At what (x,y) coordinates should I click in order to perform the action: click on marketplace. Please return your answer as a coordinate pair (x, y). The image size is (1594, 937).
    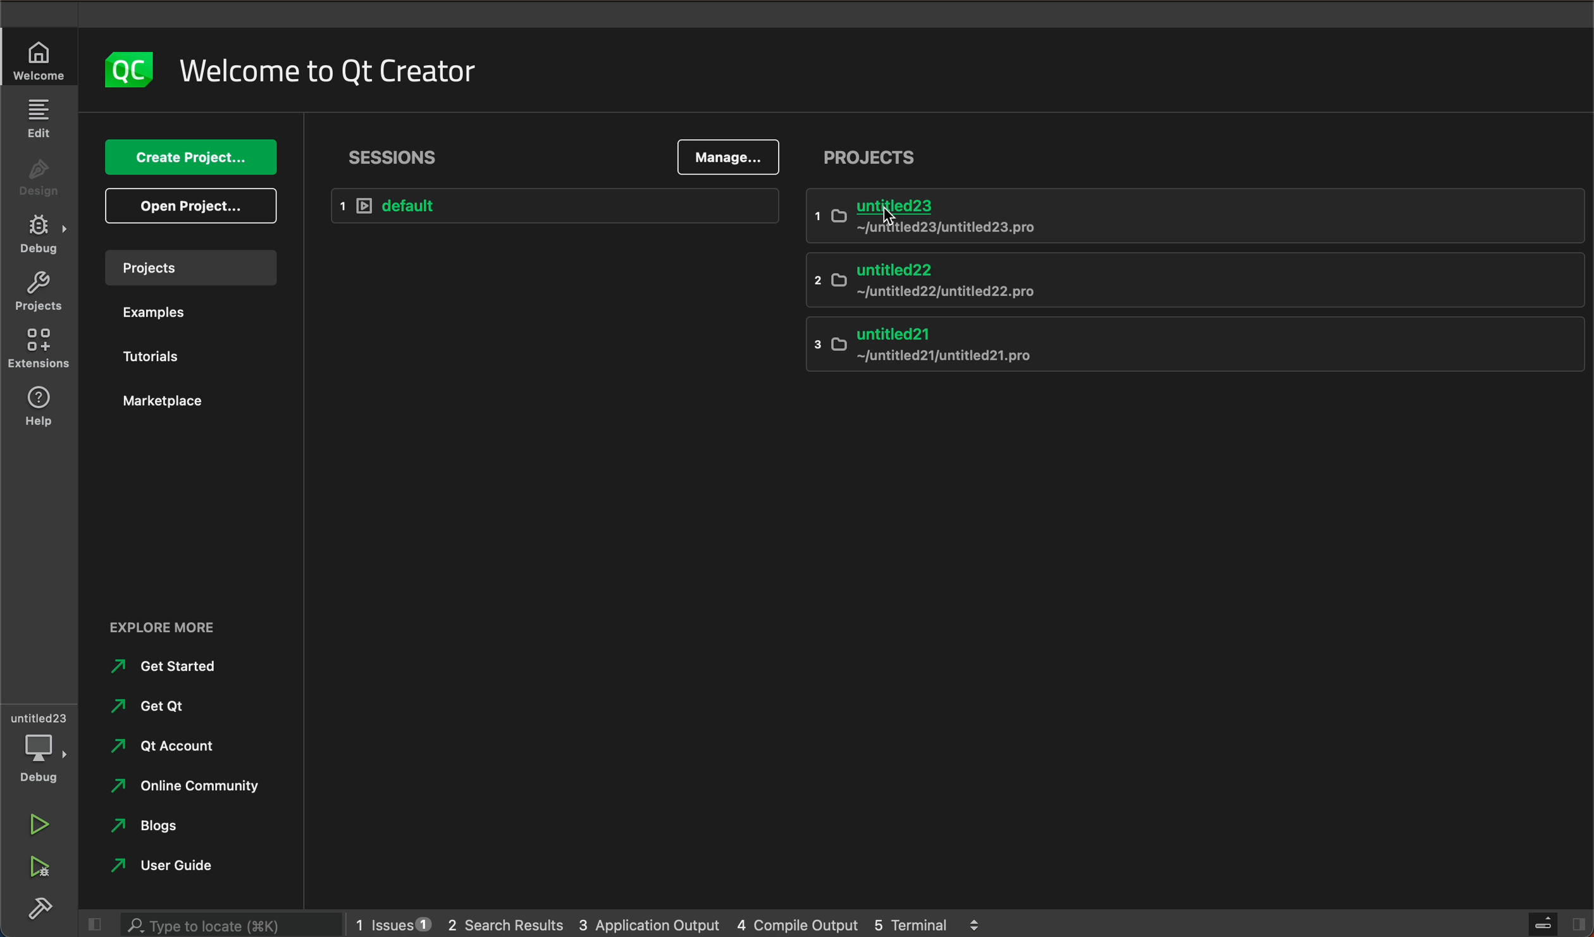
    Looking at the image, I should click on (162, 402).